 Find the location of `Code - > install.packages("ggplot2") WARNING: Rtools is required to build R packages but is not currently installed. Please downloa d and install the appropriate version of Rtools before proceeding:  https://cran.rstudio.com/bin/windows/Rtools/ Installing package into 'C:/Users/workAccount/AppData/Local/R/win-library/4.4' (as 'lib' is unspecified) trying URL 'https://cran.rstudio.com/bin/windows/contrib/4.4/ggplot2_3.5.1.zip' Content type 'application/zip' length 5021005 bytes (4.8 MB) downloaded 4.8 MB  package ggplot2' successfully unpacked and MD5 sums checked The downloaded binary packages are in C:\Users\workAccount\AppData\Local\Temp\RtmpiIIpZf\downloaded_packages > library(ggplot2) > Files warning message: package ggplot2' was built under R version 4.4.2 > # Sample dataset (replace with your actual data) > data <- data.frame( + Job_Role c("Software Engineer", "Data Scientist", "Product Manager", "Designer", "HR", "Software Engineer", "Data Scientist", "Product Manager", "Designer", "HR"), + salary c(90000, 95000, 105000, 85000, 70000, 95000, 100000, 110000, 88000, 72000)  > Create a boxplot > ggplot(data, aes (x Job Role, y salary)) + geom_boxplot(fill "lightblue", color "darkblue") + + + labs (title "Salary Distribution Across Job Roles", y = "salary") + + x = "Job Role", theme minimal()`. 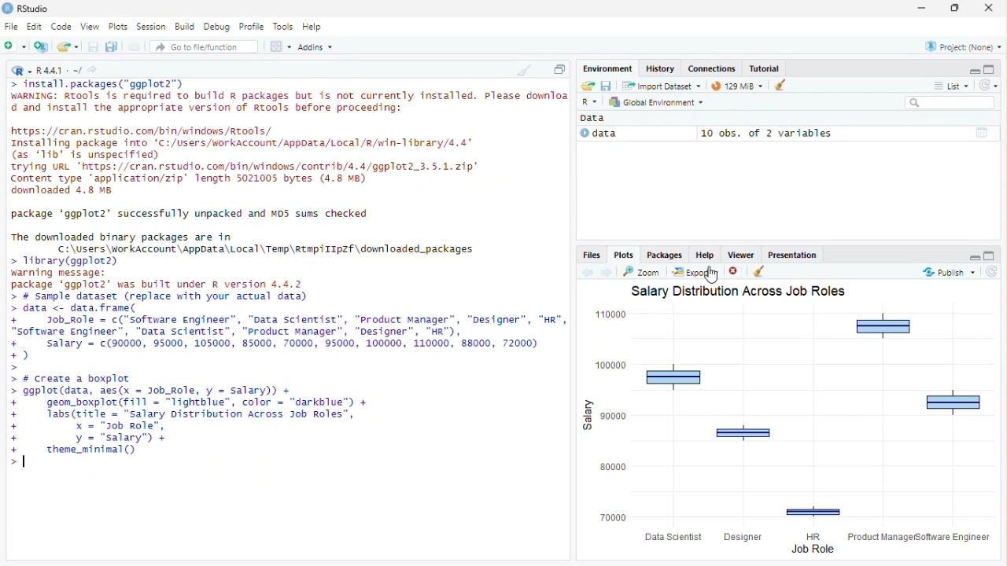

Code - > install.packages("ggplot2") WARNING: Rtools is required to build R packages but is not currently installed. Please downloa d and install the appropriate version of Rtools before proceeding:  https://cran.rstudio.com/bin/windows/Rtools/ Installing package into 'C:/Users/workAccount/AppData/Local/R/win-library/4.4' (as 'lib' is unspecified) trying URL 'https://cran.rstudio.com/bin/windows/contrib/4.4/ggplot2_3.5.1.zip' Content type 'application/zip' length 5021005 bytes (4.8 MB) downloaded 4.8 MB  package ggplot2' successfully unpacked and MD5 sums checked The downloaded binary packages are in C:\Users\workAccount\AppData\Local\Temp\RtmpiIIpZf\downloaded_packages > library(ggplot2) > Files warning message: package ggplot2' was built under R version 4.4.2 > # Sample dataset (replace with your actual data) > data <- data.frame( + Job_Role c("Software Engineer", "Data Scientist", "Product Manager", "Designer", "HR", "Software Engineer", "Data Scientist", "Product Manager", "Designer", "HR"), + salary c(90000, 95000, 105000, 85000, 70000, 95000, 100000, 110000, 88000, 72000)  > Create a boxplot > ggplot(data, aes (x Job Role, y salary)) + geom_boxplot(fill "lightblue", color "darkblue") + + + labs (title "Salary Distribution Across Job Roles", y = "salary") + + x = "Job Role", theme minimal() is located at coordinates (287, 278).